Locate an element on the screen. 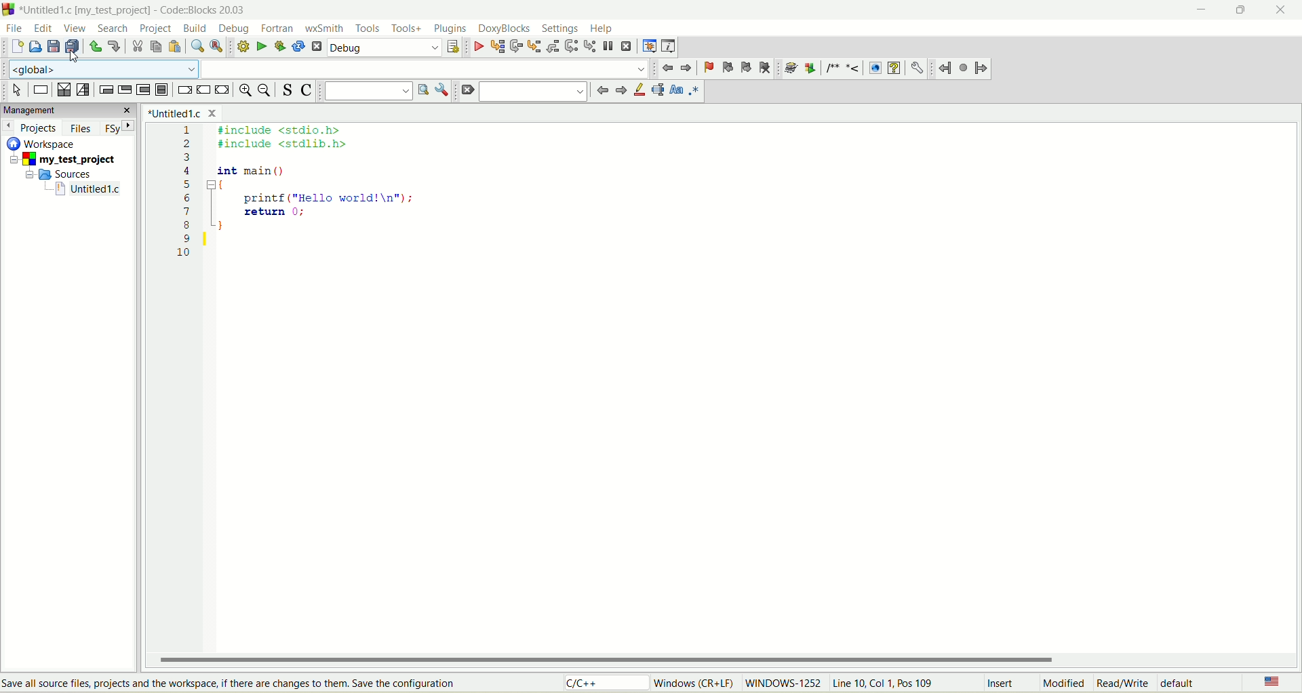 The image size is (1302, 693). various info is located at coordinates (670, 45).